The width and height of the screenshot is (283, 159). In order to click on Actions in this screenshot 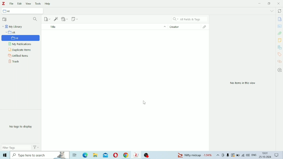, I will do `click(36, 147)`.